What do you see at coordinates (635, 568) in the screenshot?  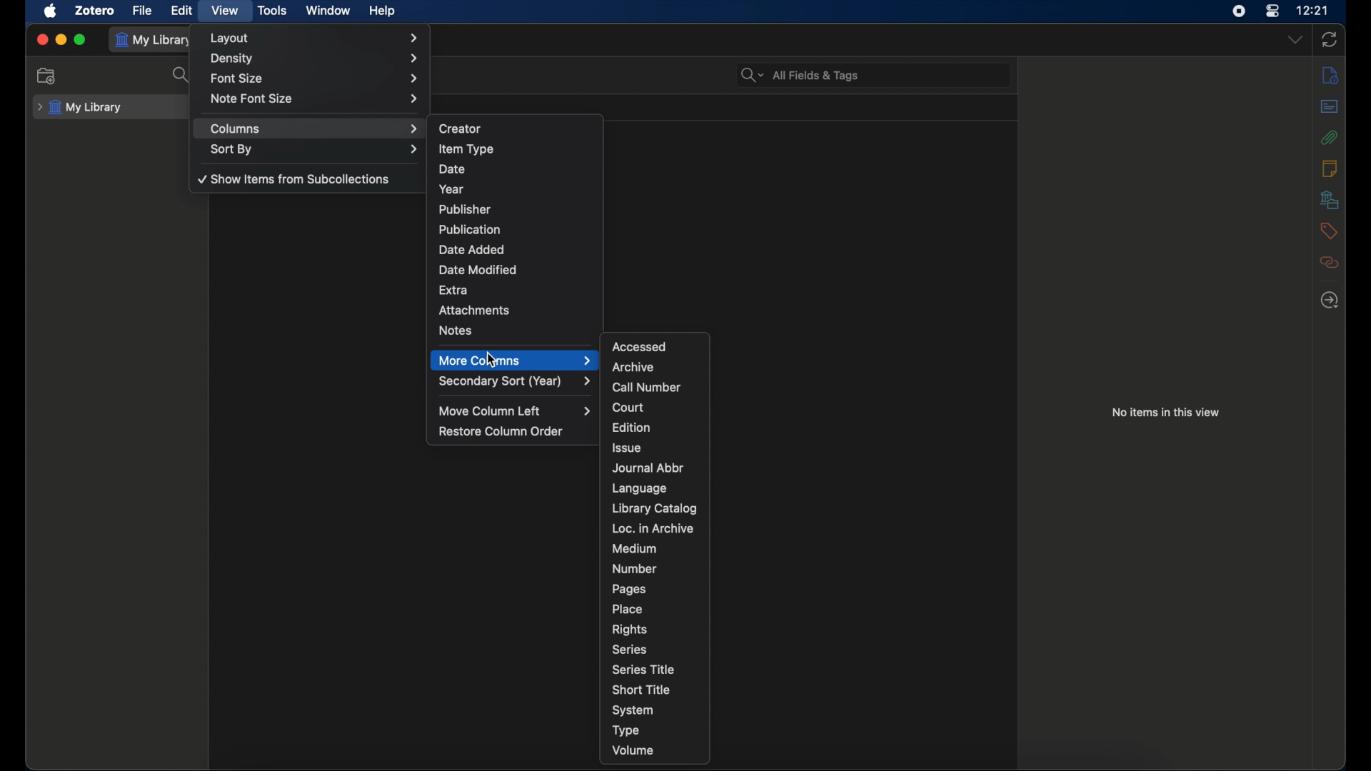 I see `number` at bounding box center [635, 568].